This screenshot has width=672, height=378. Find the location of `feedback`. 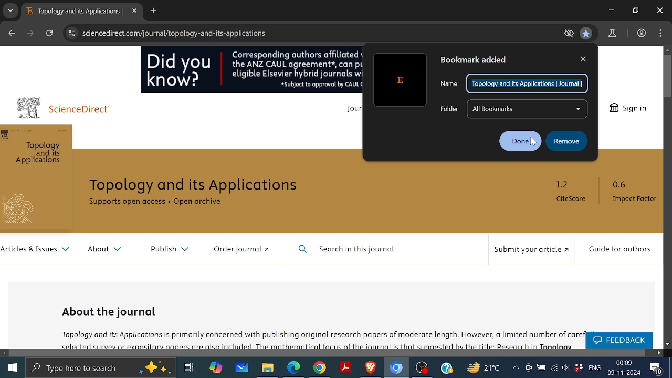

feedback is located at coordinates (618, 341).